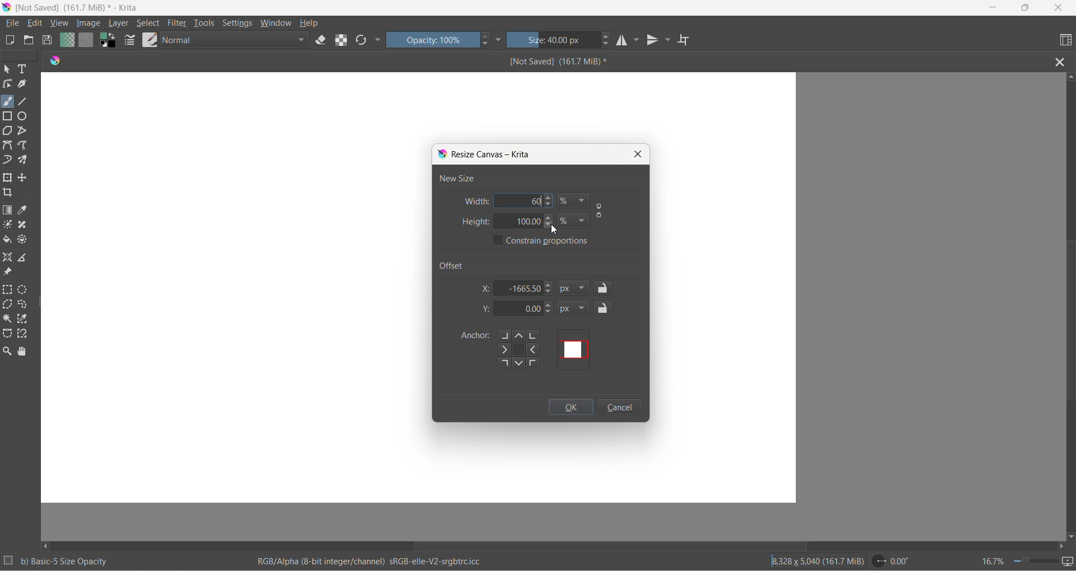 The width and height of the screenshot is (1076, 571). Describe the element at coordinates (24, 321) in the screenshot. I see `similar color selection tool` at that location.